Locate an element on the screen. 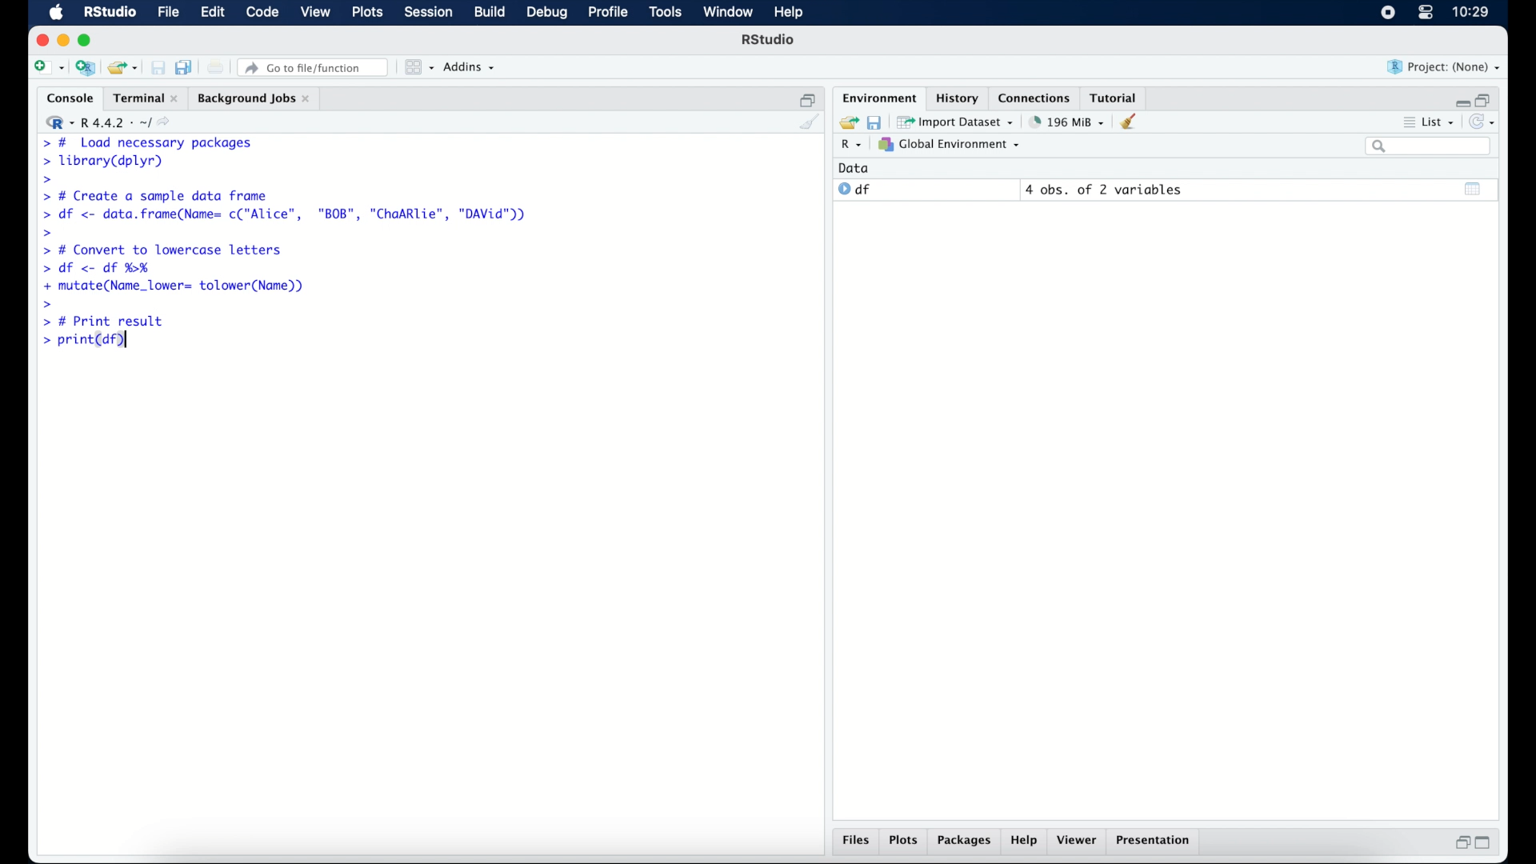 The width and height of the screenshot is (1536, 864). console is located at coordinates (66, 98).